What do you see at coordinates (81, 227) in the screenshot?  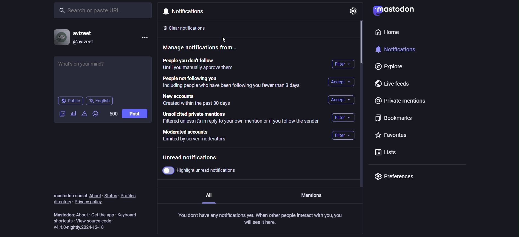 I see `version` at bounding box center [81, 227].